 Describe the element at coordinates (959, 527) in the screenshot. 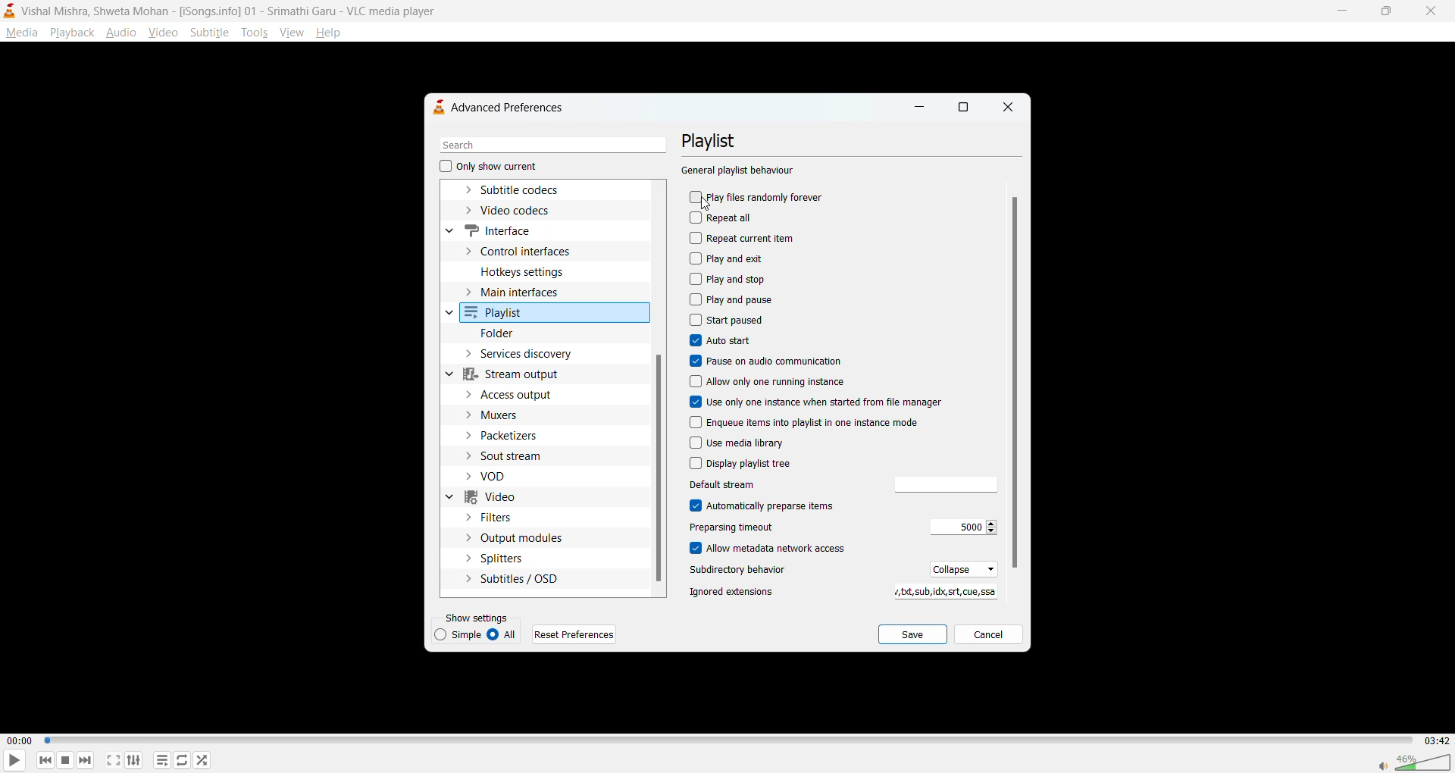

I see `preparsing timeout` at that location.